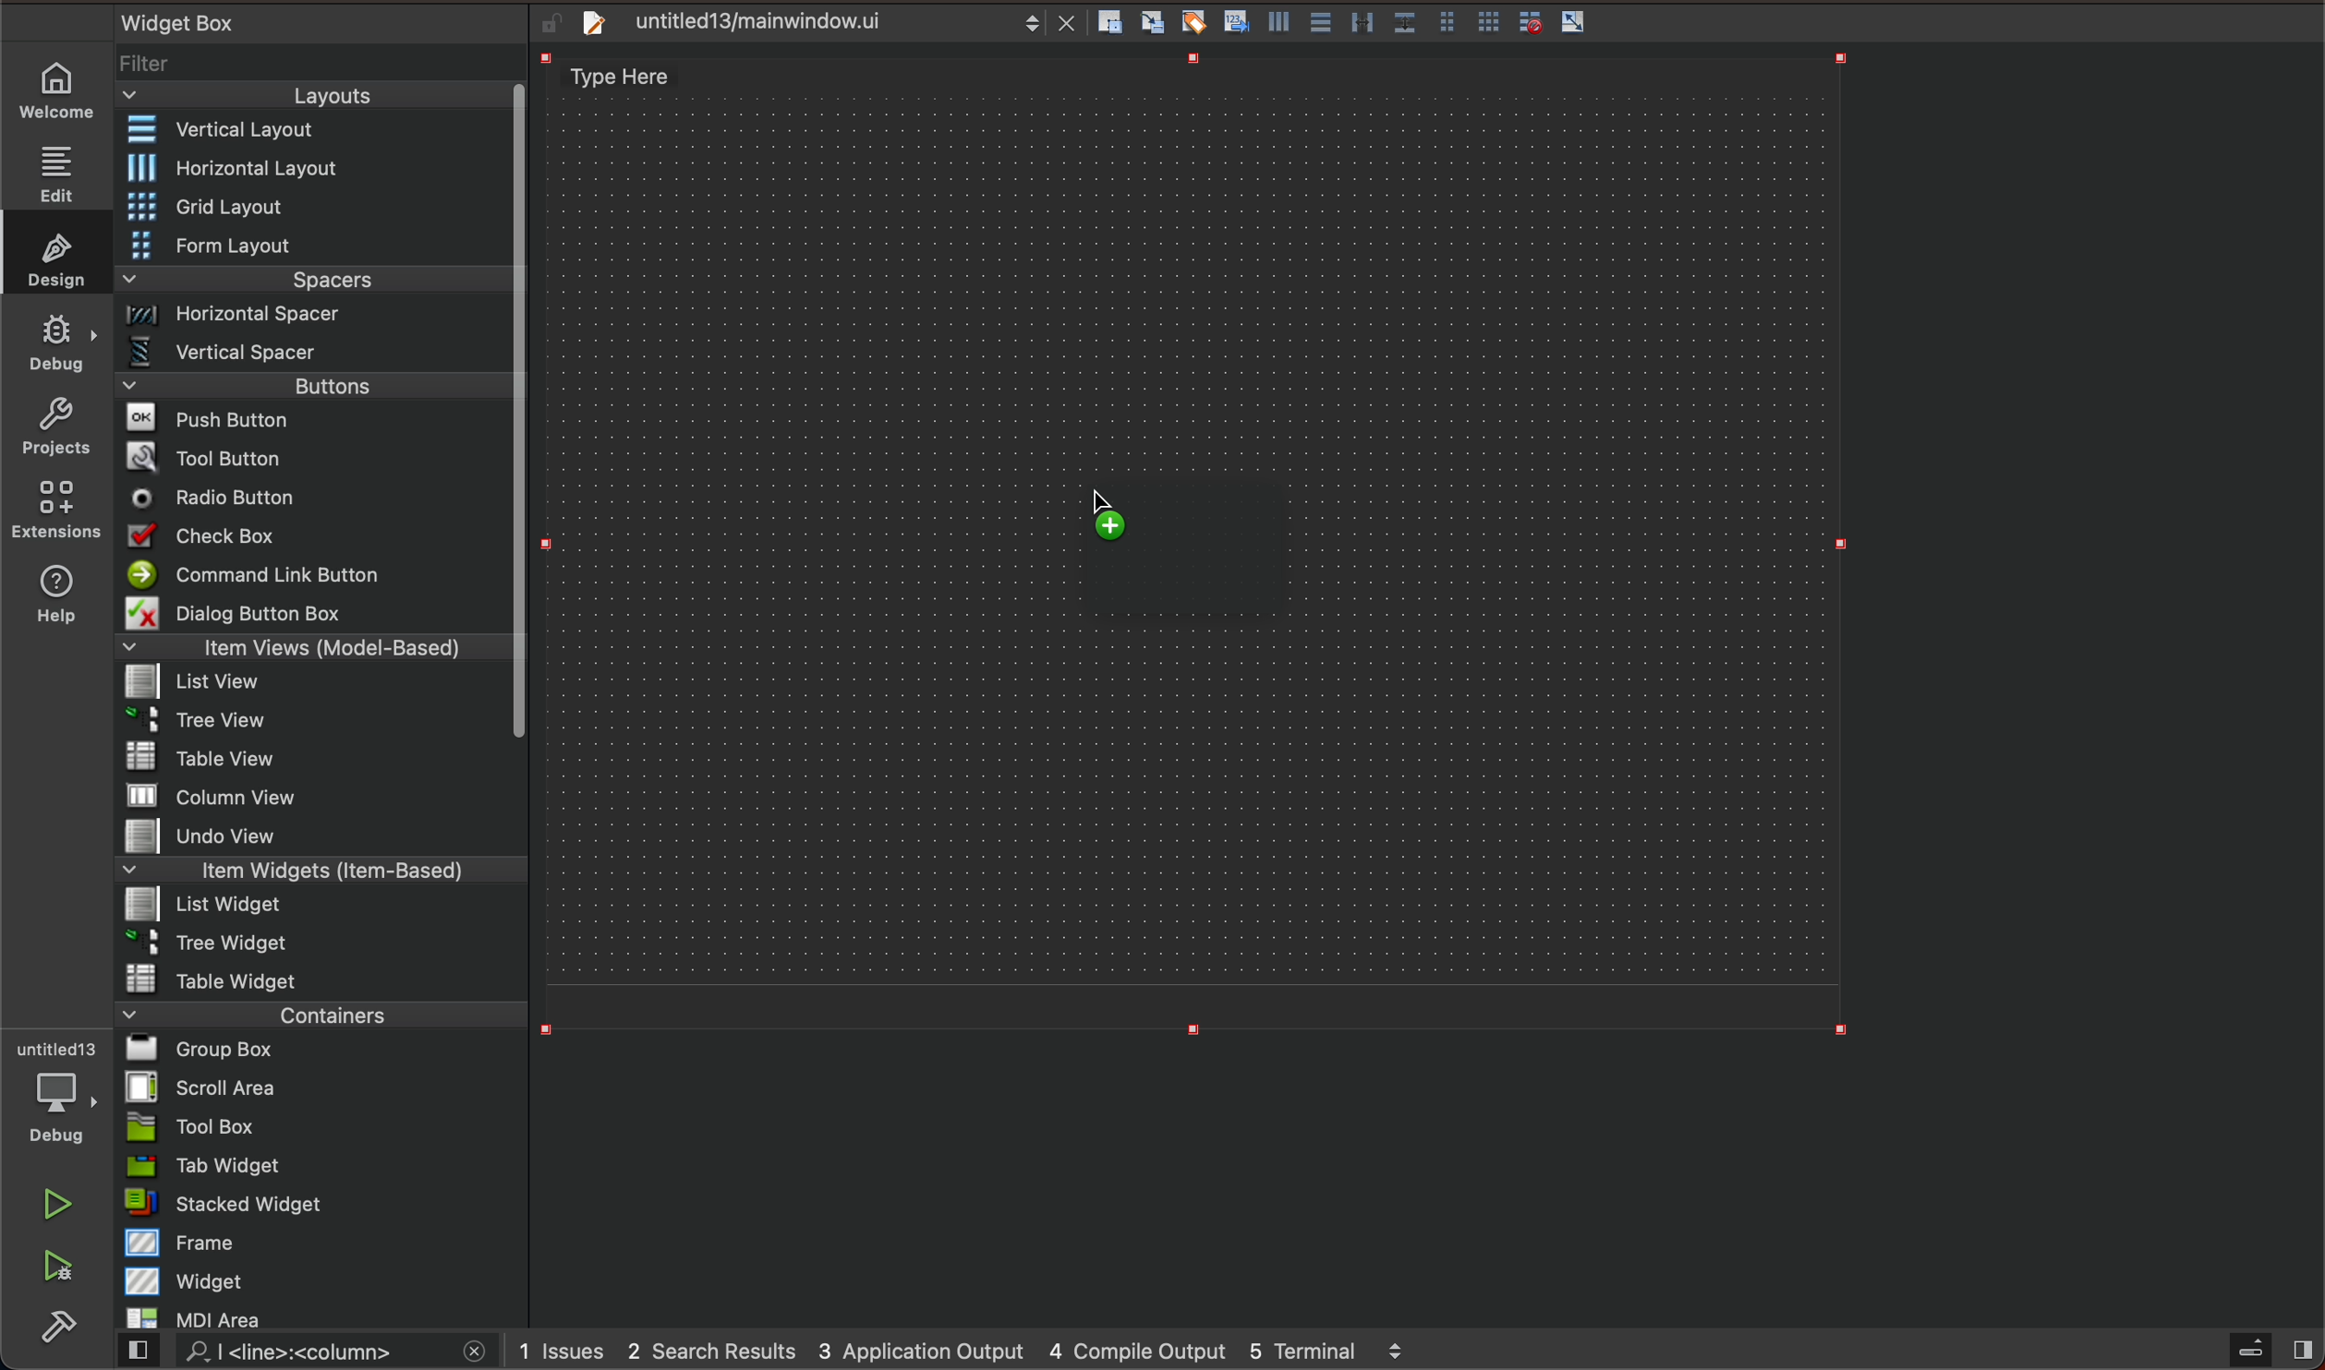 This screenshot has width=2325, height=1370. Describe the element at coordinates (1404, 21) in the screenshot. I see `` at that location.